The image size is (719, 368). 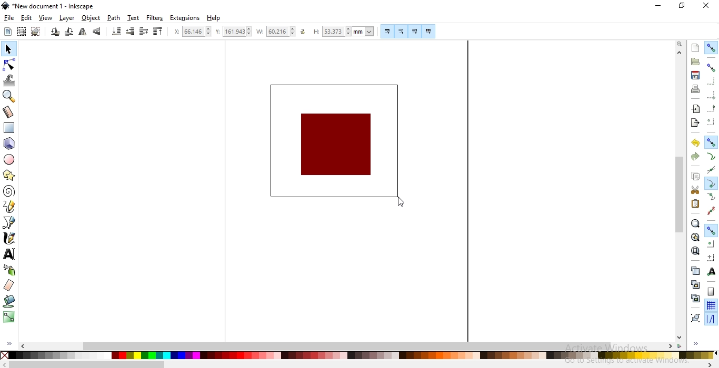 What do you see at coordinates (710, 271) in the screenshot?
I see `snap text anchors and baselines` at bounding box center [710, 271].